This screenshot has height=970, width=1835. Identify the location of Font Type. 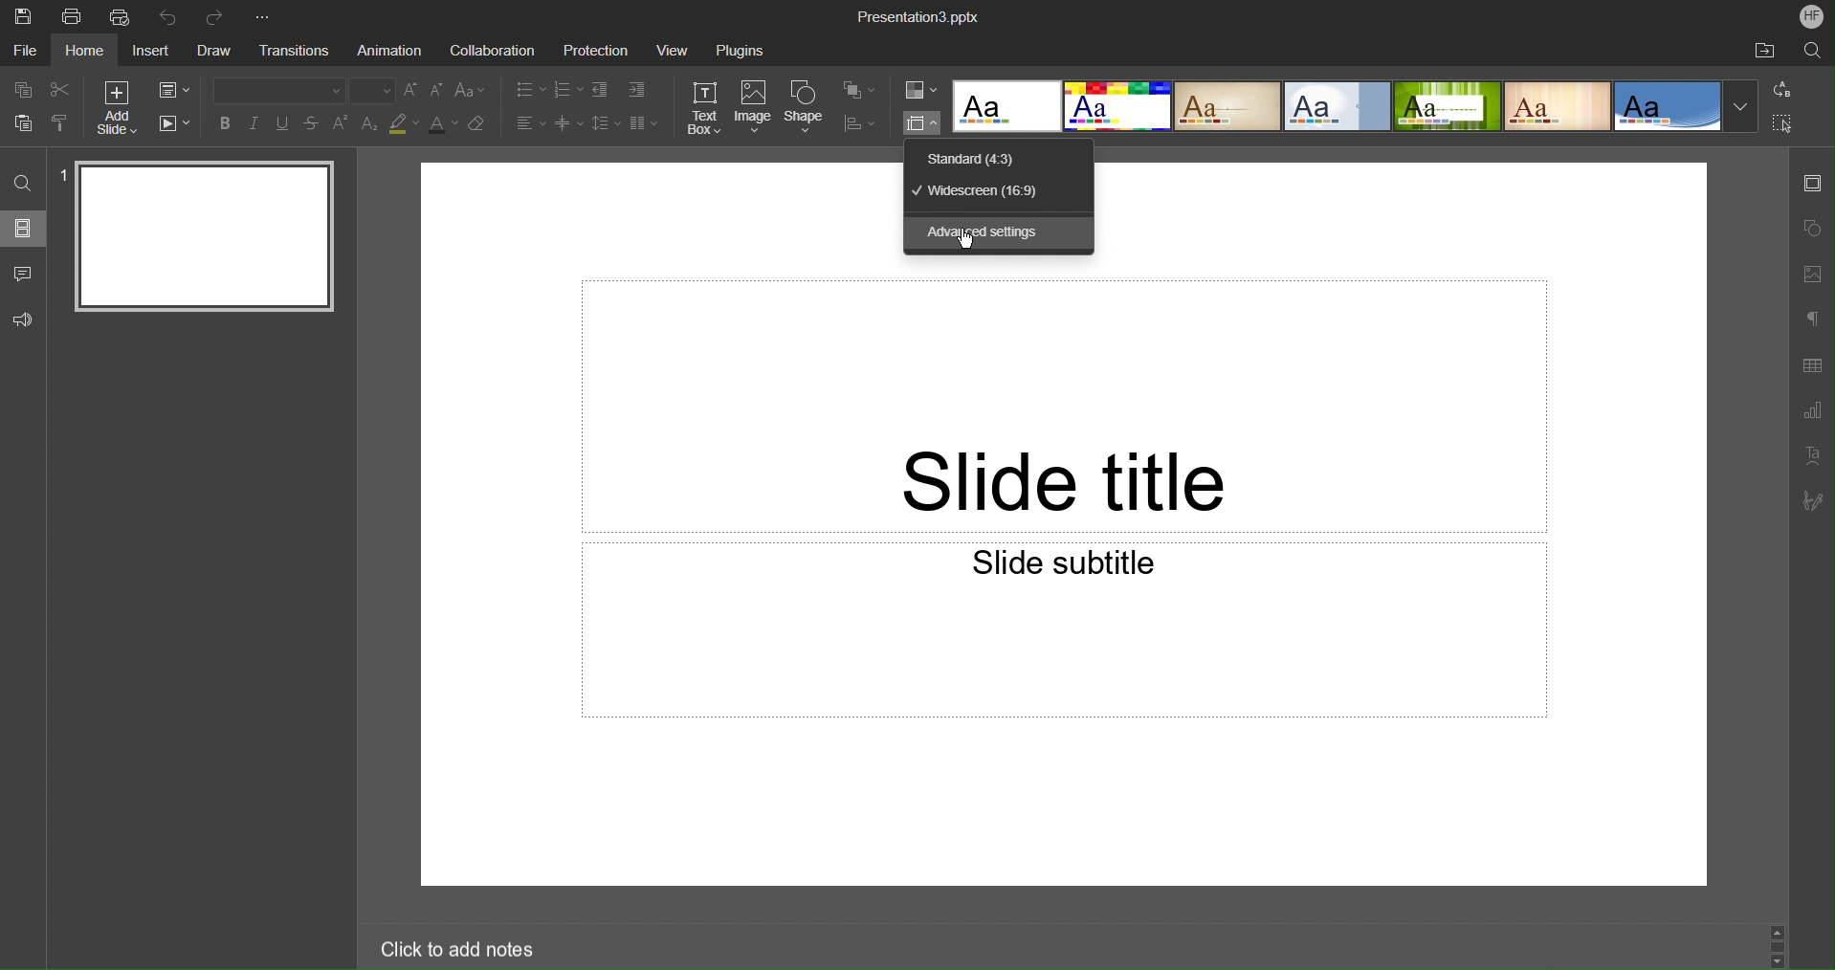
(273, 90).